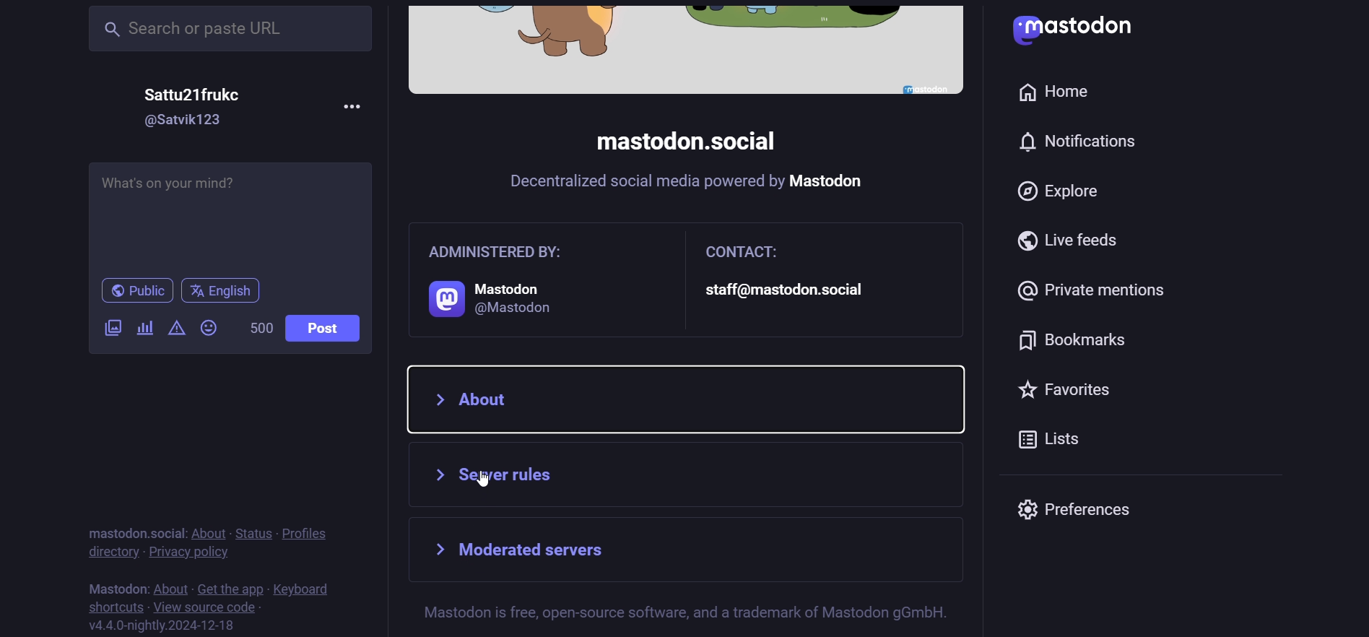  I want to click on mastodon social, so click(680, 142).